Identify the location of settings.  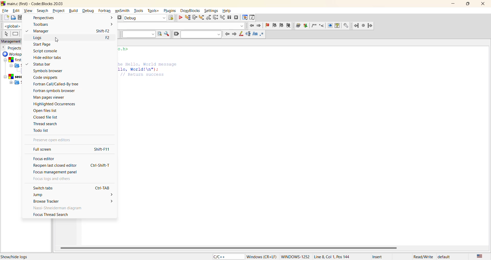
(211, 11).